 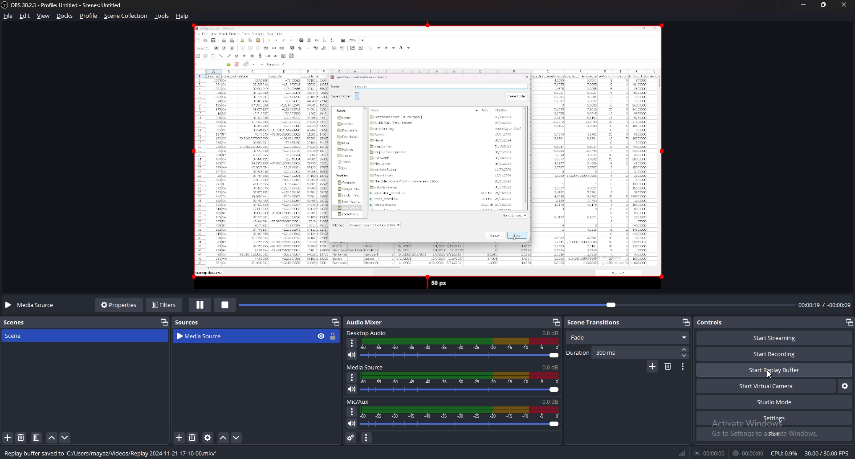 What do you see at coordinates (366, 367) in the screenshot?
I see `media source` at bounding box center [366, 367].